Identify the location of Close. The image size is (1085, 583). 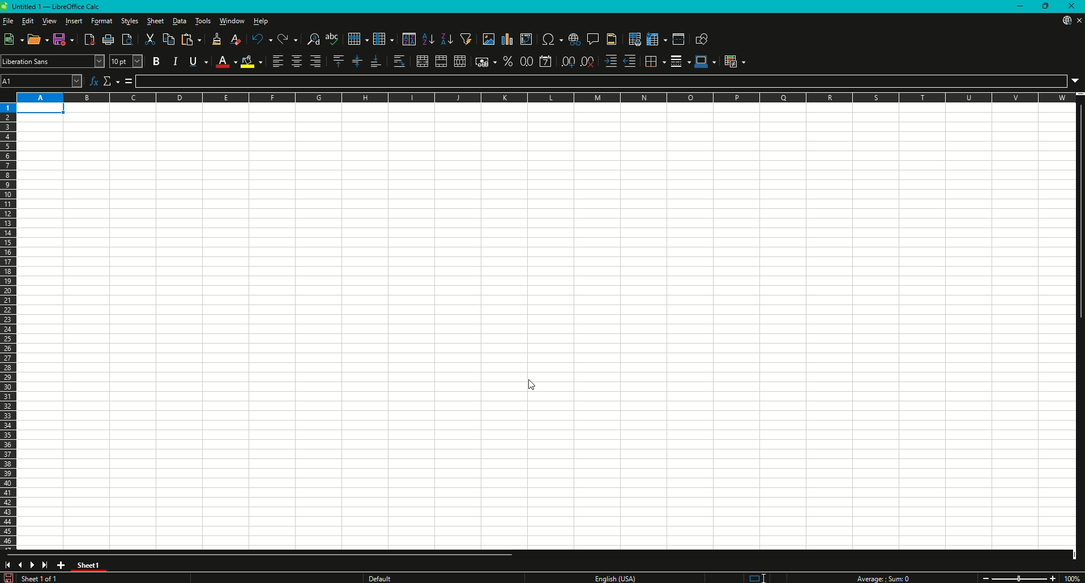
(1071, 6).